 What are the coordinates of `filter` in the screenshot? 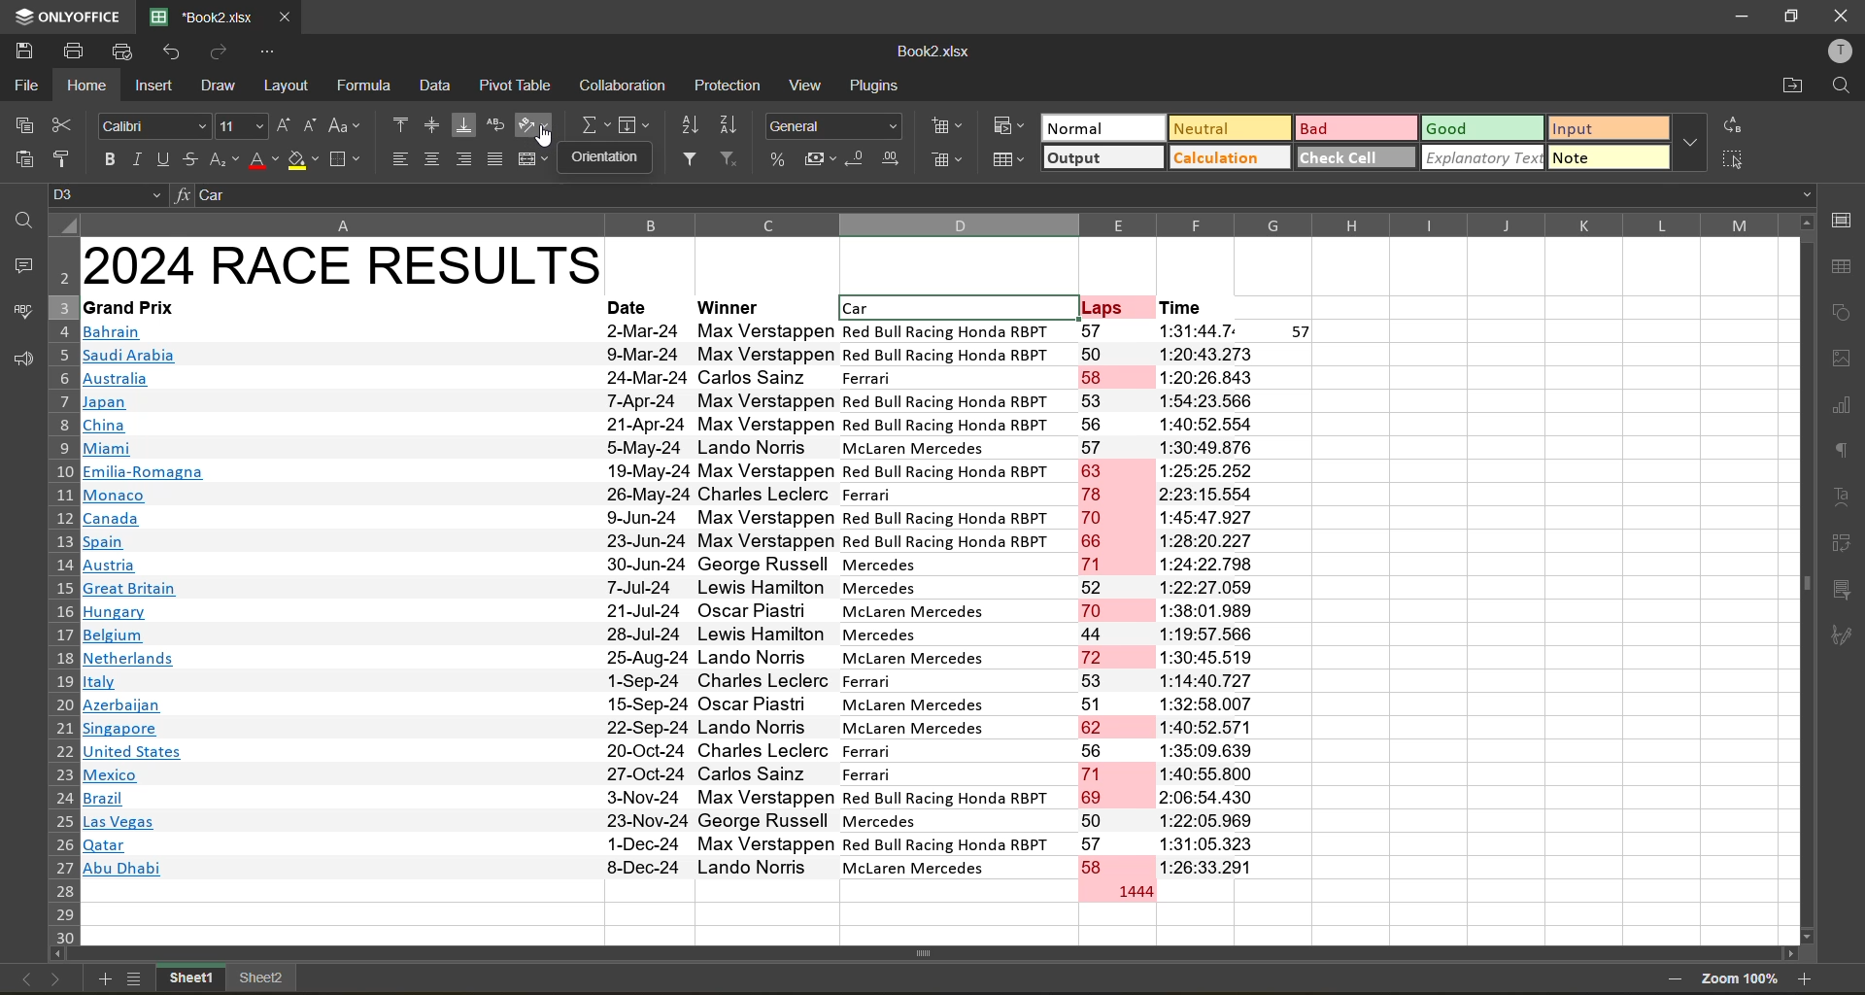 It's located at (693, 160).